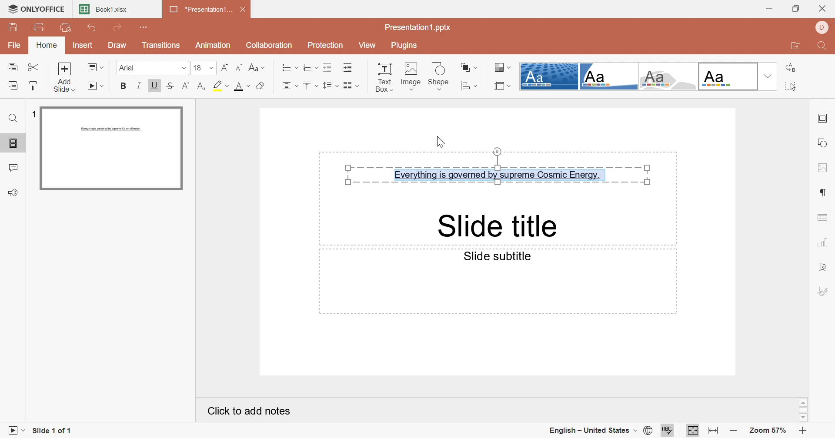 This screenshot has height=438, width=835. What do you see at coordinates (824, 267) in the screenshot?
I see `Text art settings` at bounding box center [824, 267].